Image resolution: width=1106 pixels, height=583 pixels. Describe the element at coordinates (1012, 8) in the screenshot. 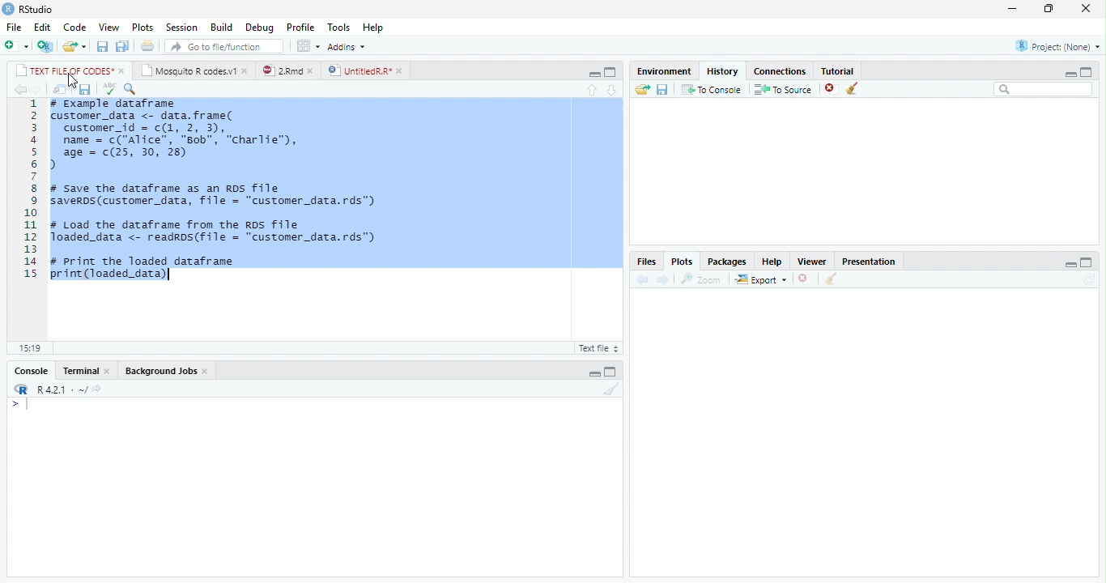

I see `minimize` at that location.